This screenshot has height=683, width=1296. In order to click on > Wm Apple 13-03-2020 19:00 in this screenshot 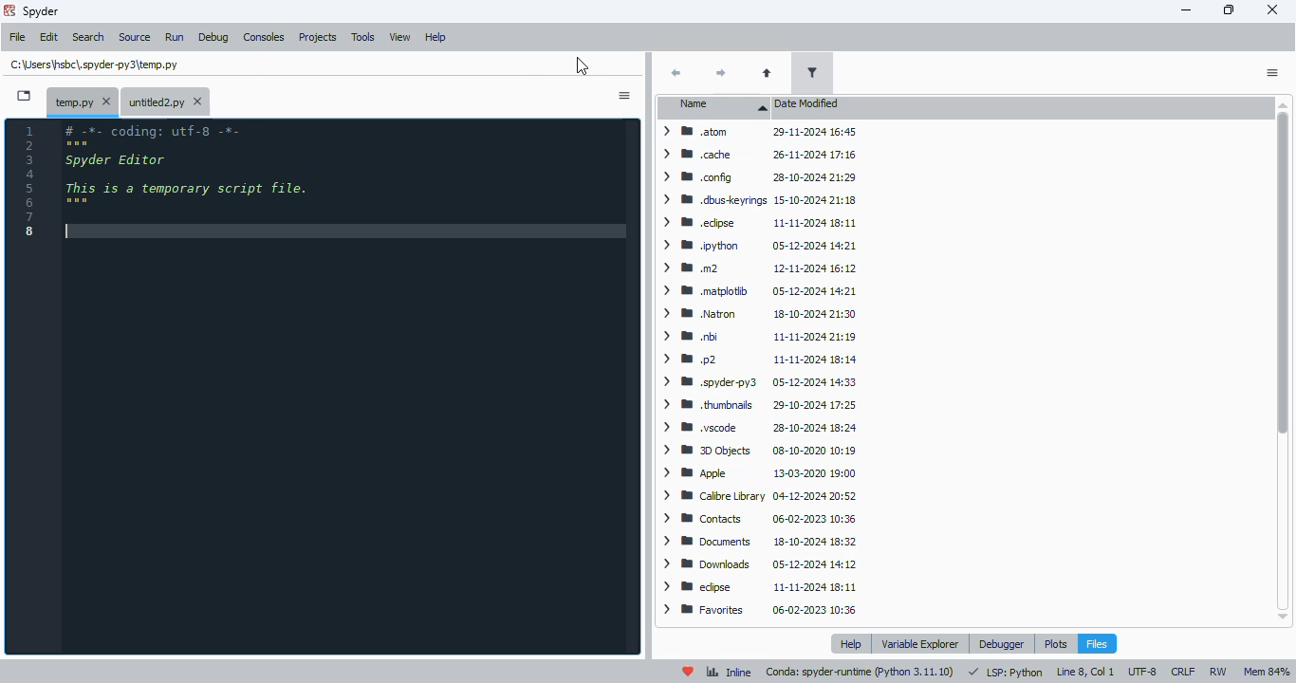, I will do `click(760, 473)`.